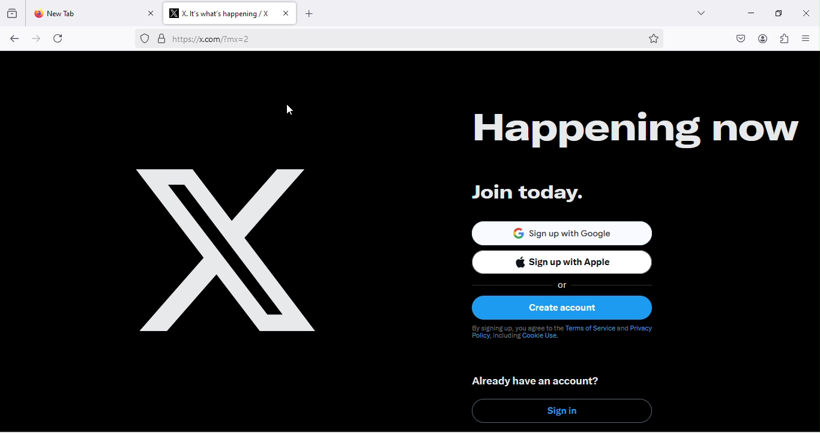  What do you see at coordinates (808, 40) in the screenshot?
I see `view` at bounding box center [808, 40].